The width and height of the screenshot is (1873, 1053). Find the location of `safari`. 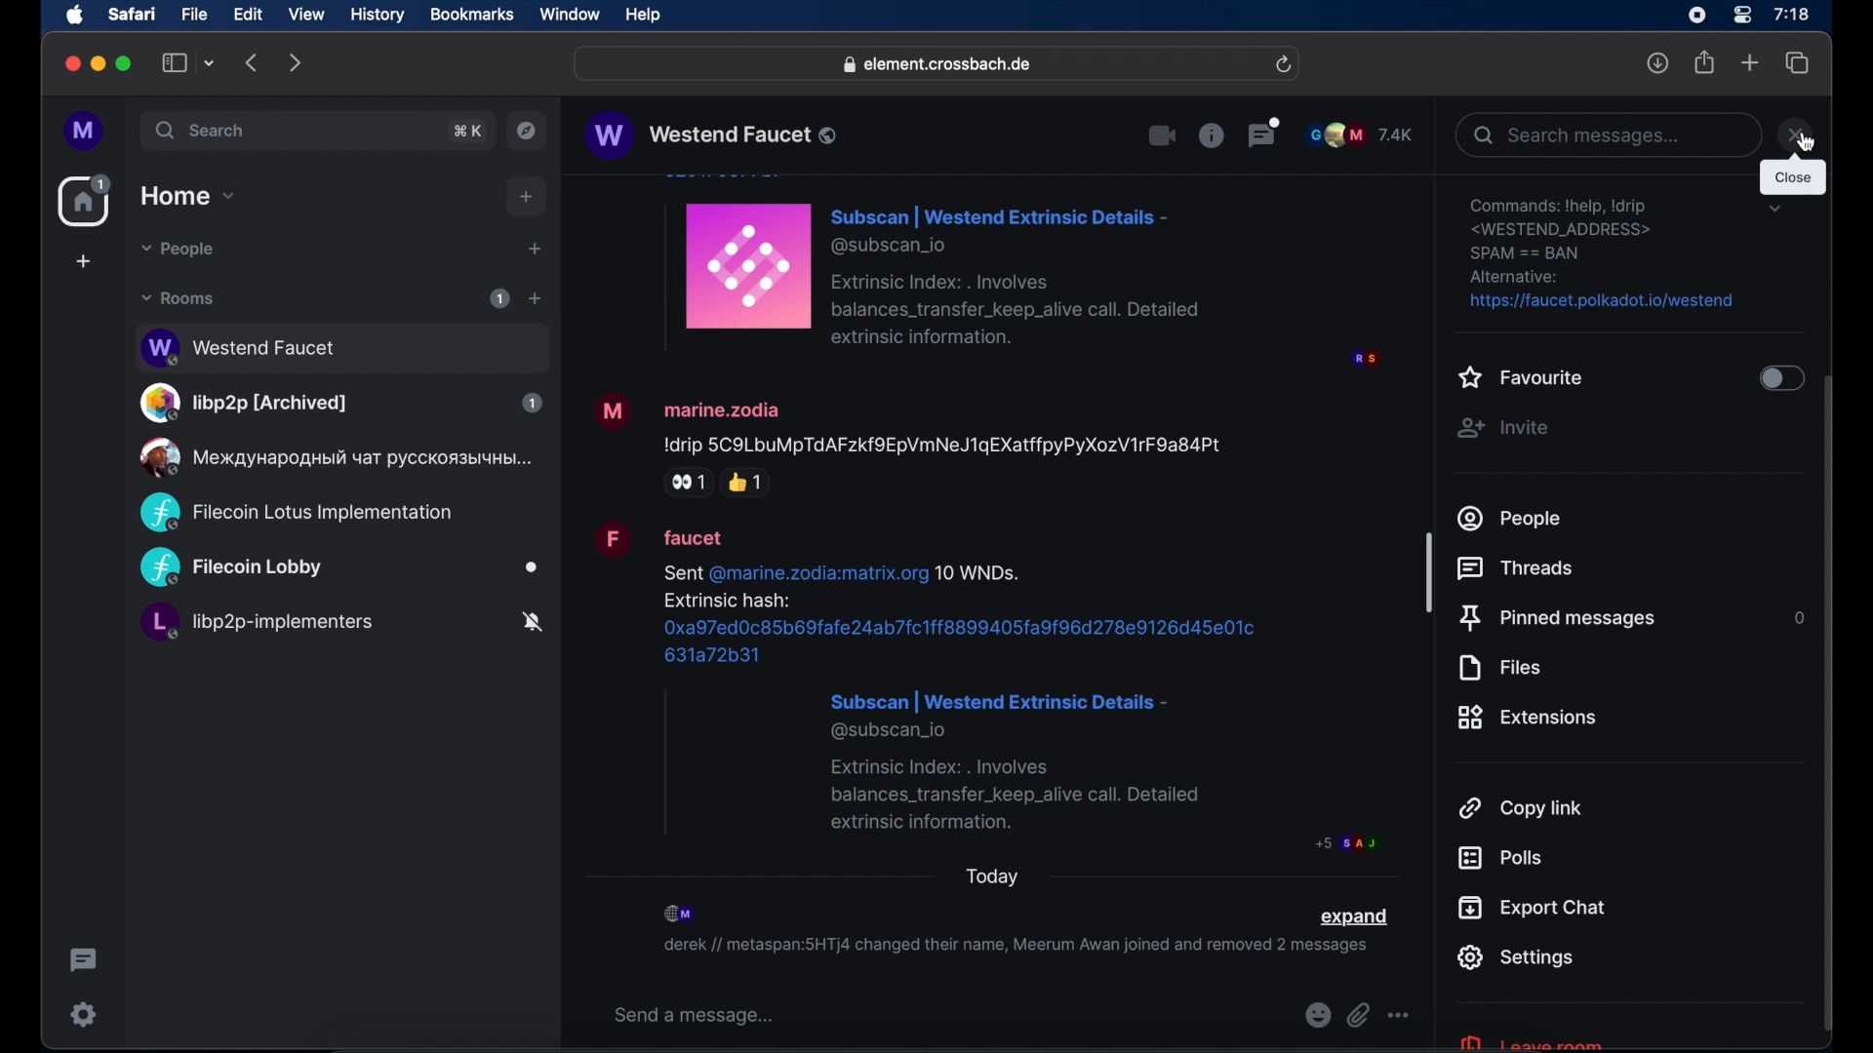

safari is located at coordinates (131, 14).